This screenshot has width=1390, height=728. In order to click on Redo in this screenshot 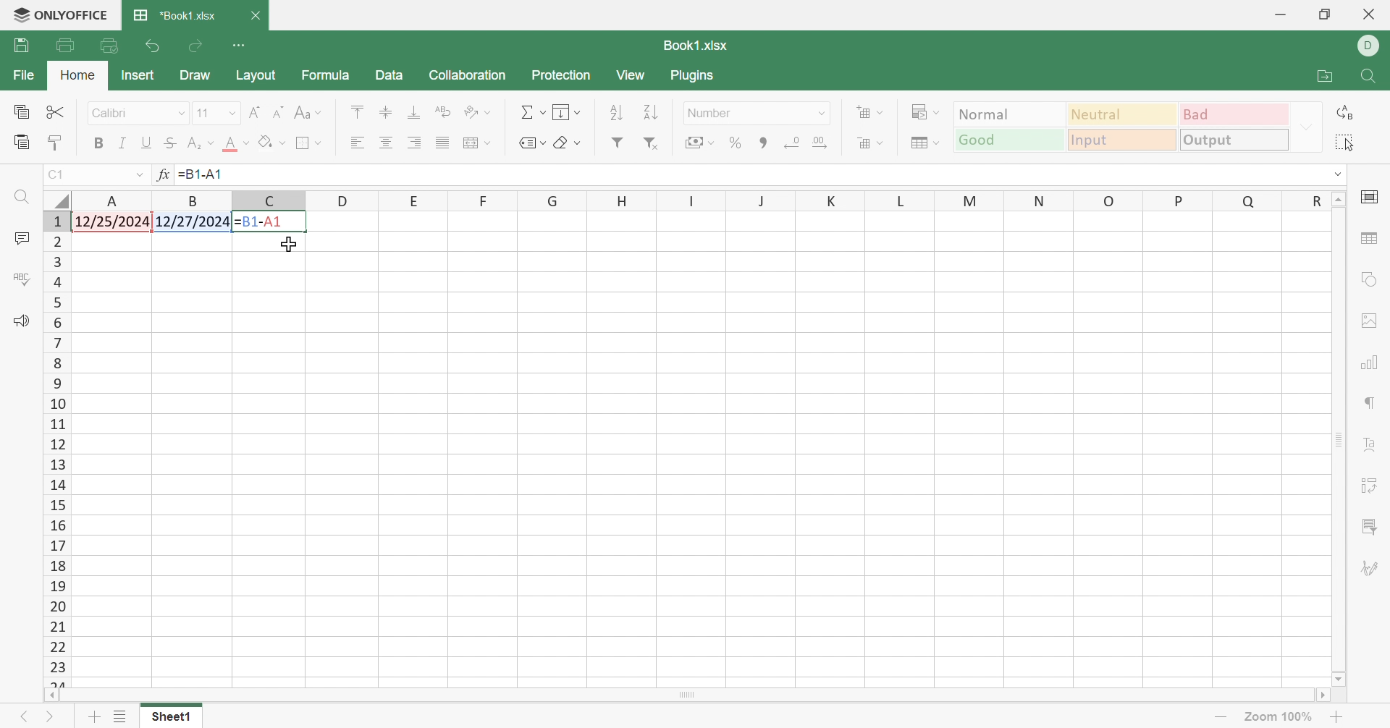, I will do `click(197, 46)`.